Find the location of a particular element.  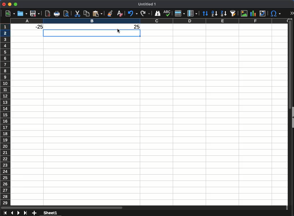

clone formatting  is located at coordinates (109, 13).